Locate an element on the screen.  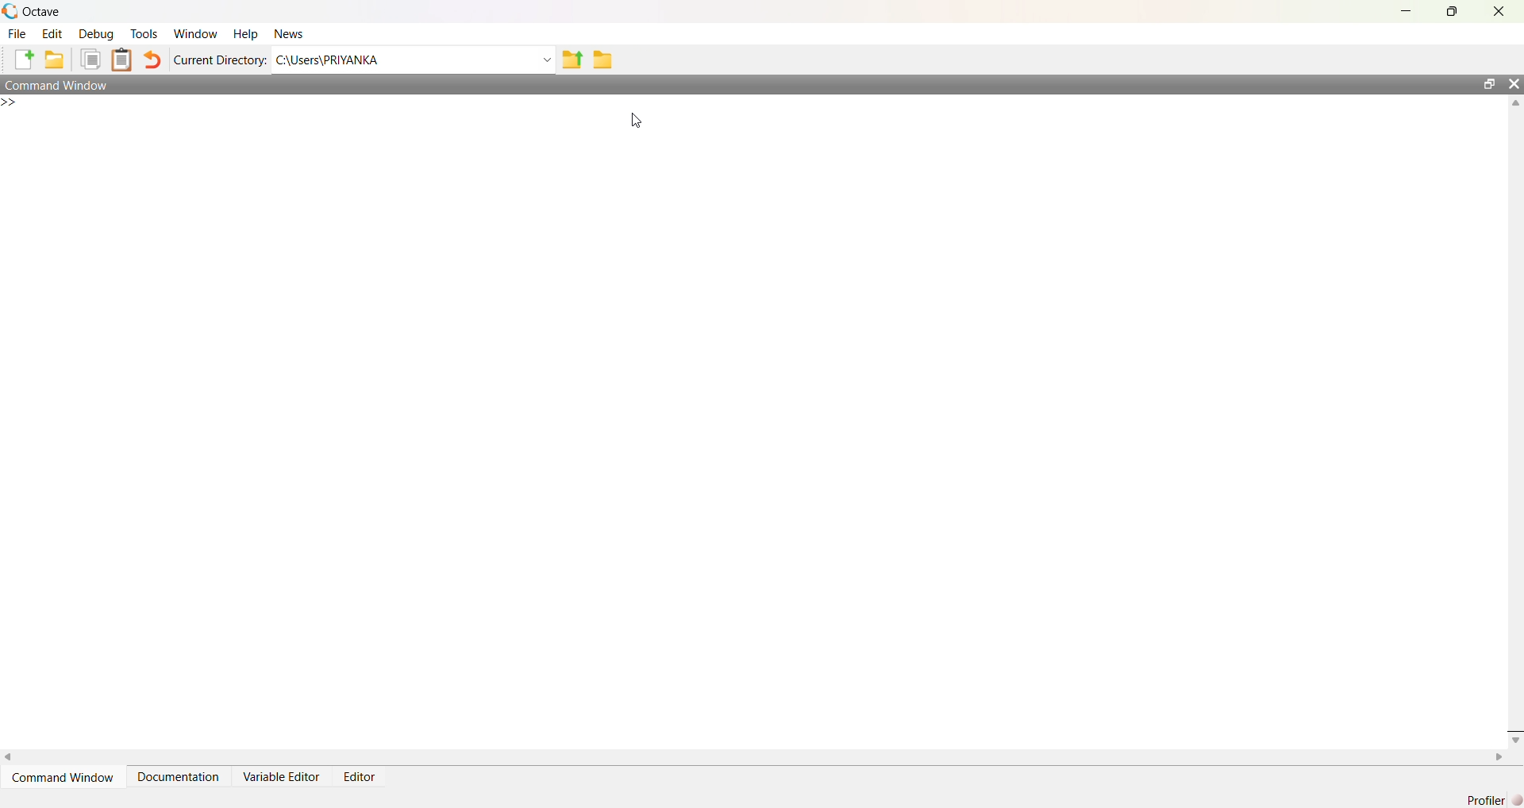
Close is located at coordinates (1495, 12).